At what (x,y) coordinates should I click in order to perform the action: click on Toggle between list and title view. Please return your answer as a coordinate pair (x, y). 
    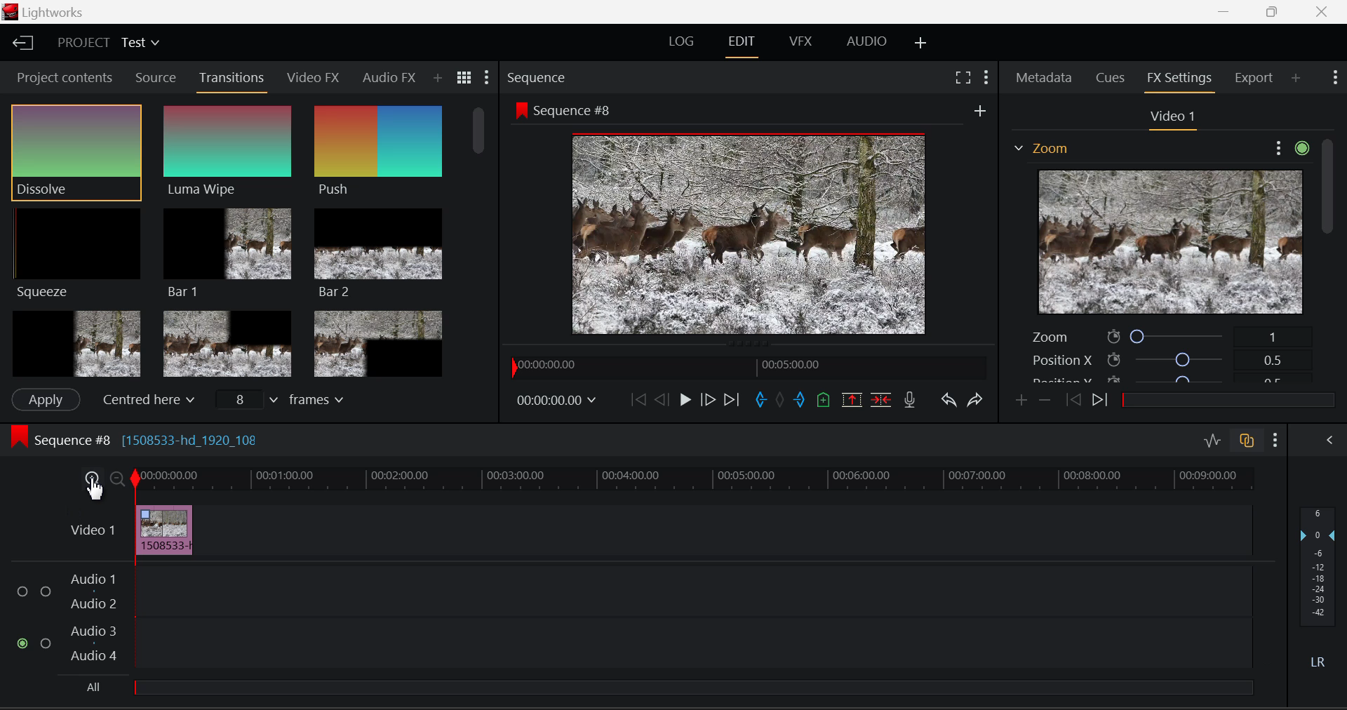
    Looking at the image, I should click on (462, 77).